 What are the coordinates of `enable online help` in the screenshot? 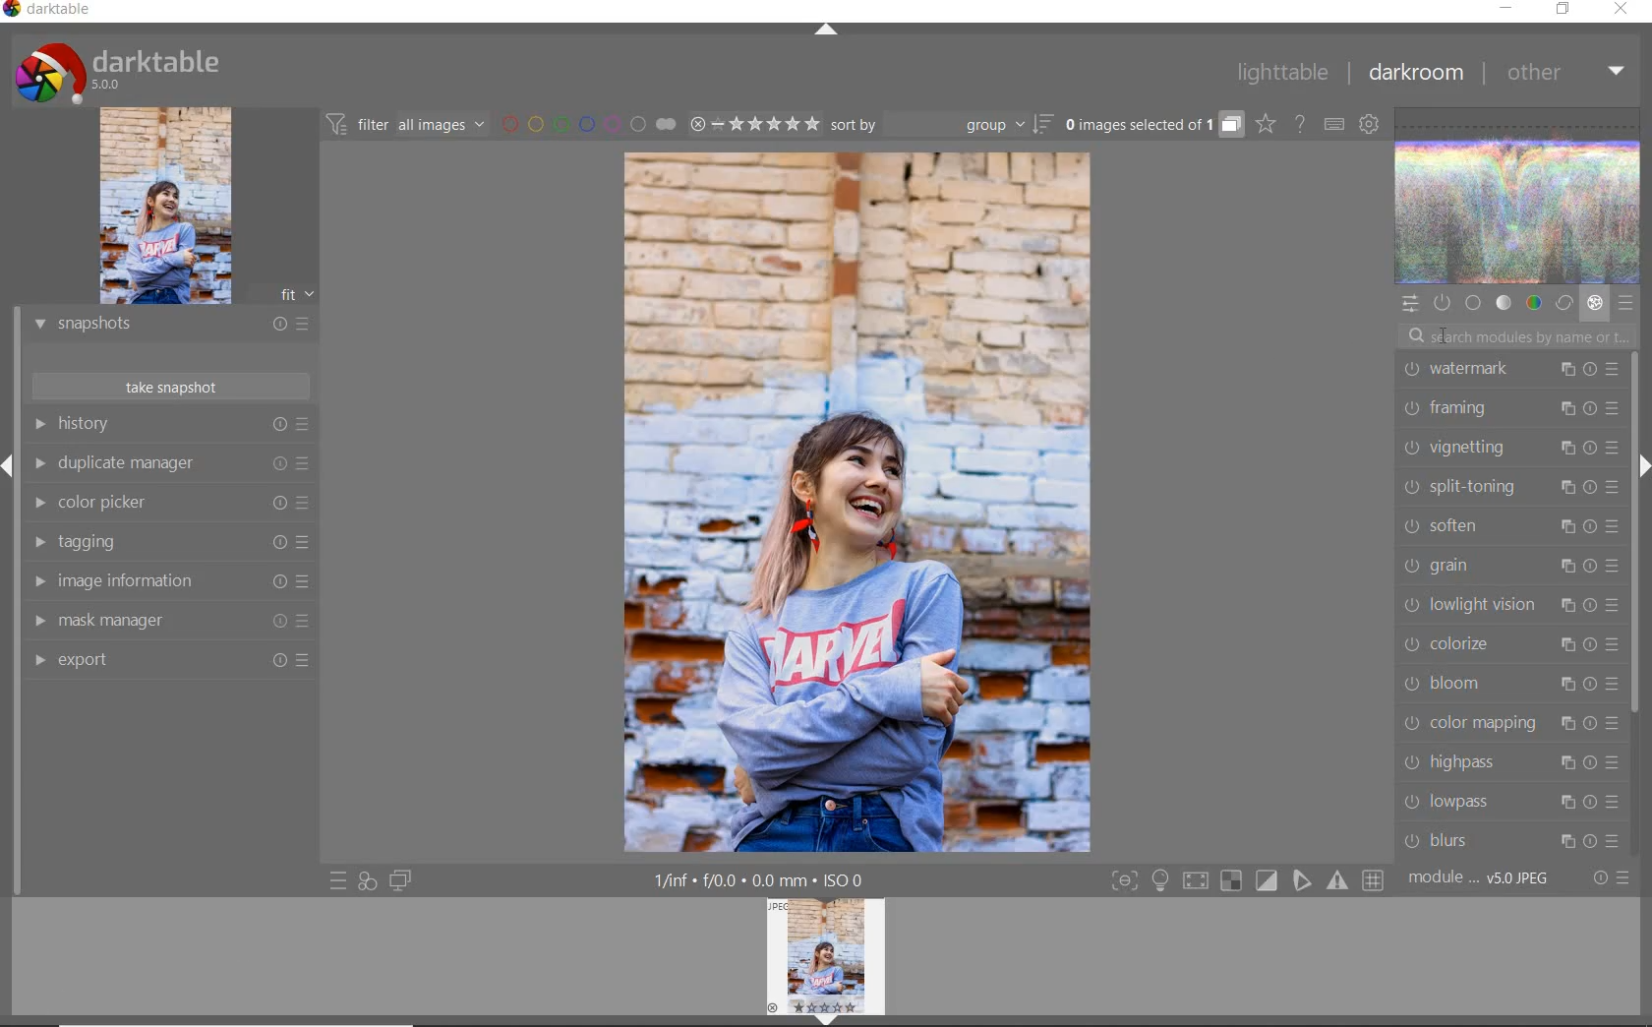 It's located at (1301, 123).